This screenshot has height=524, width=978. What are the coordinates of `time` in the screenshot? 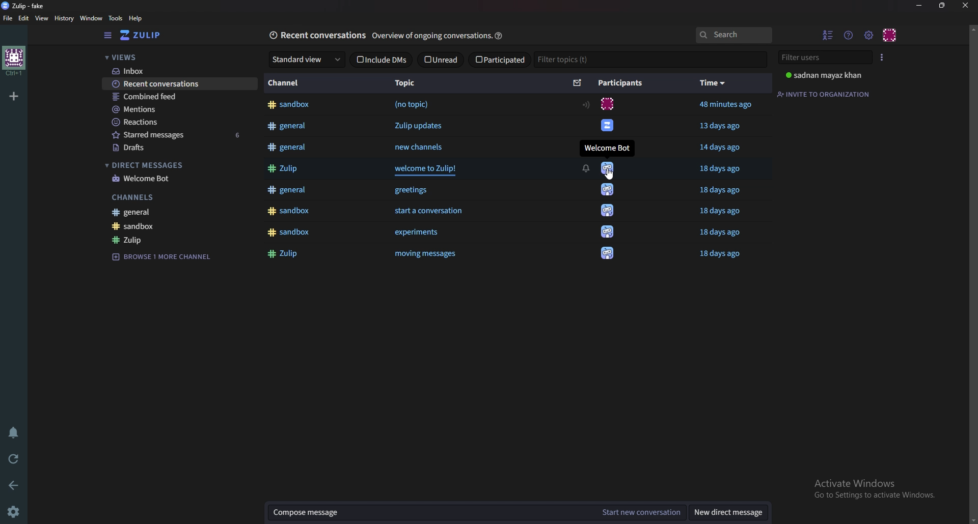 It's located at (713, 84).